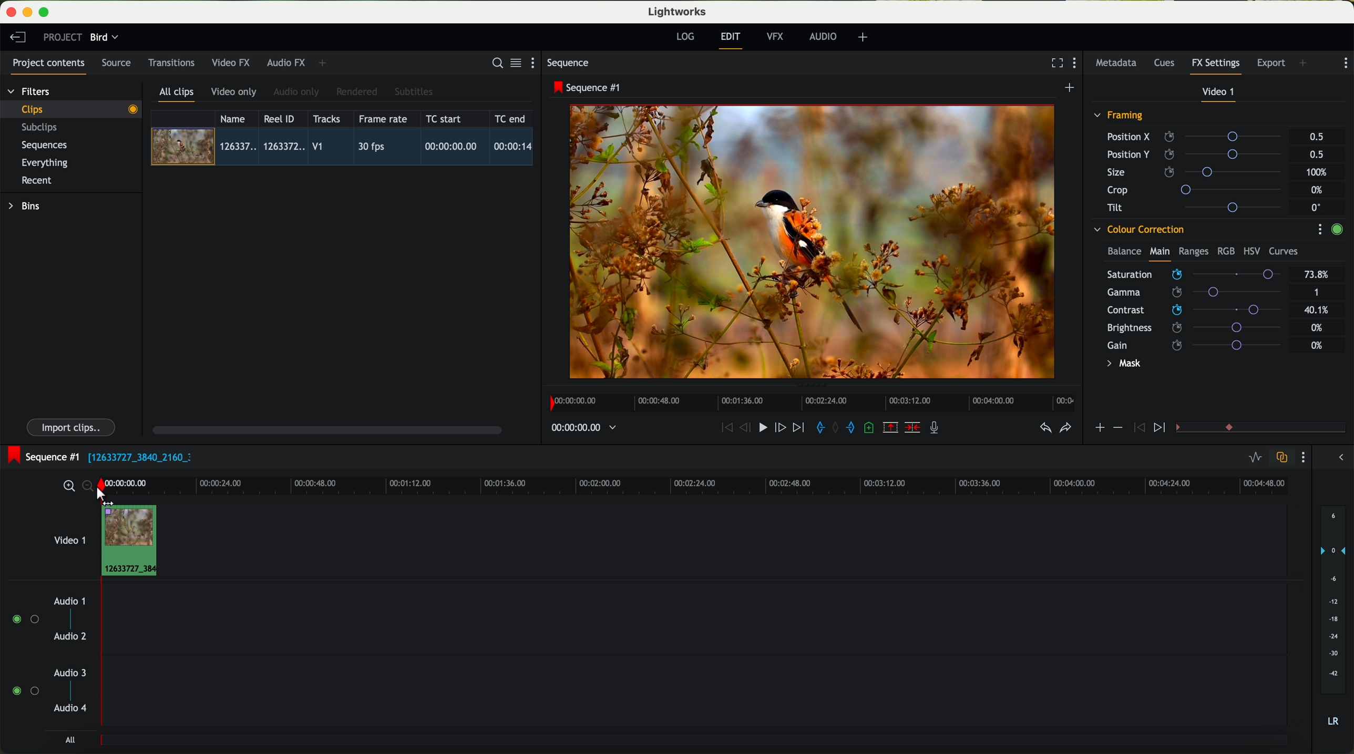 The image size is (1354, 754). What do you see at coordinates (1203, 328) in the screenshot?
I see `brightness` at bounding box center [1203, 328].